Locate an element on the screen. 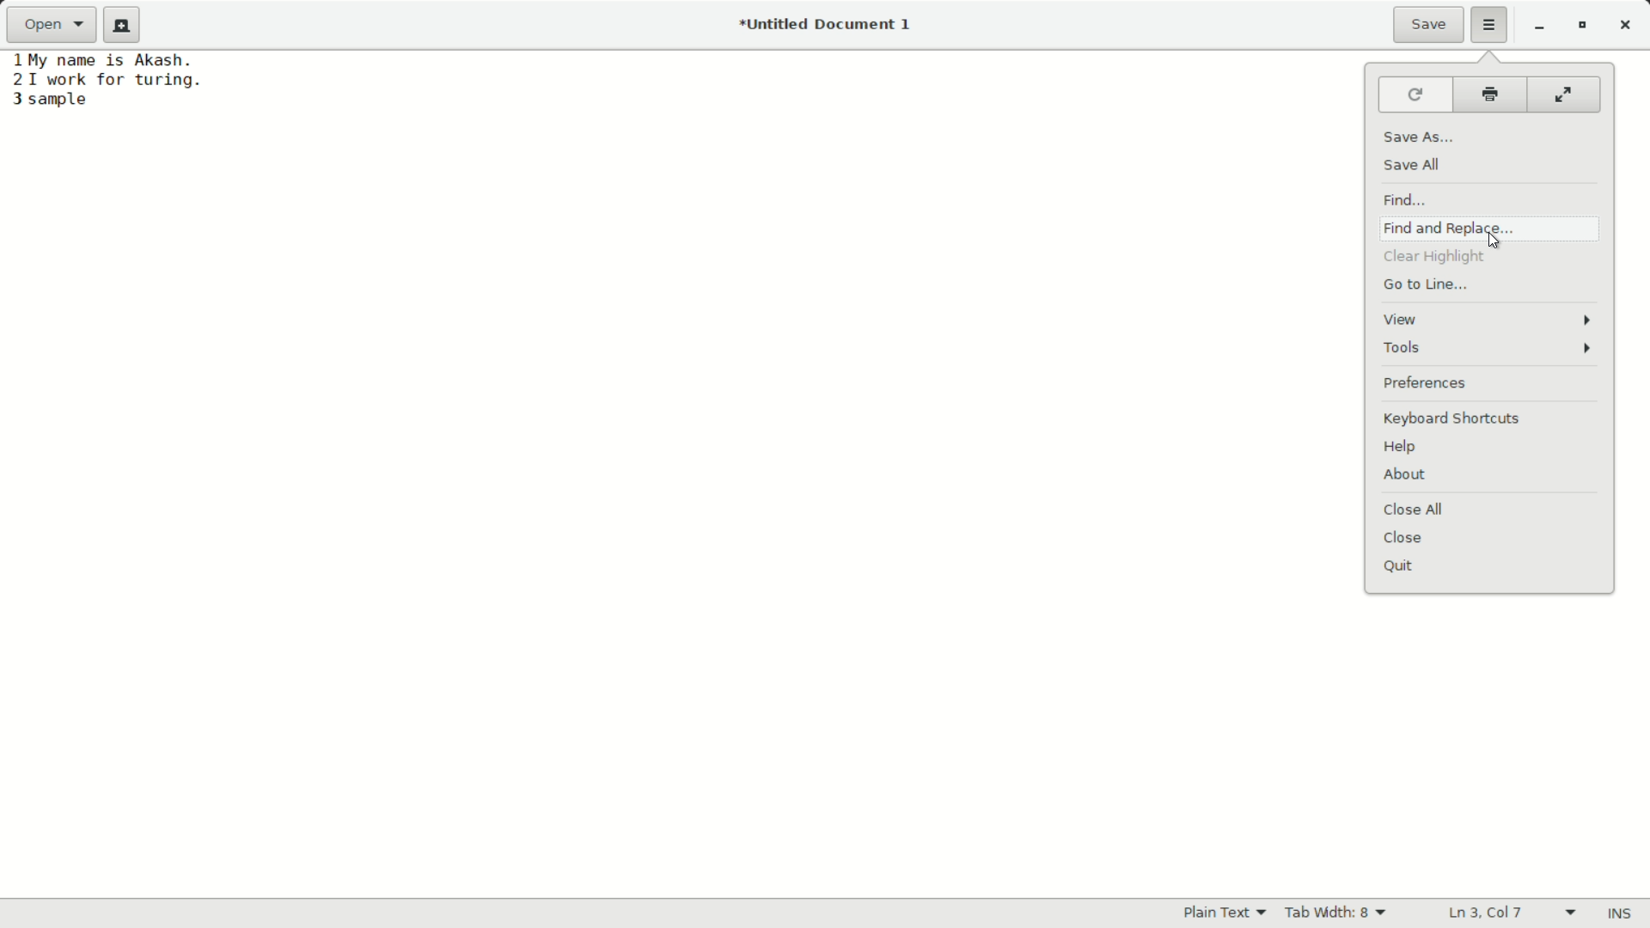 This screenshot has width=1650, height=928. reload is located at coordinates (1409, 97).